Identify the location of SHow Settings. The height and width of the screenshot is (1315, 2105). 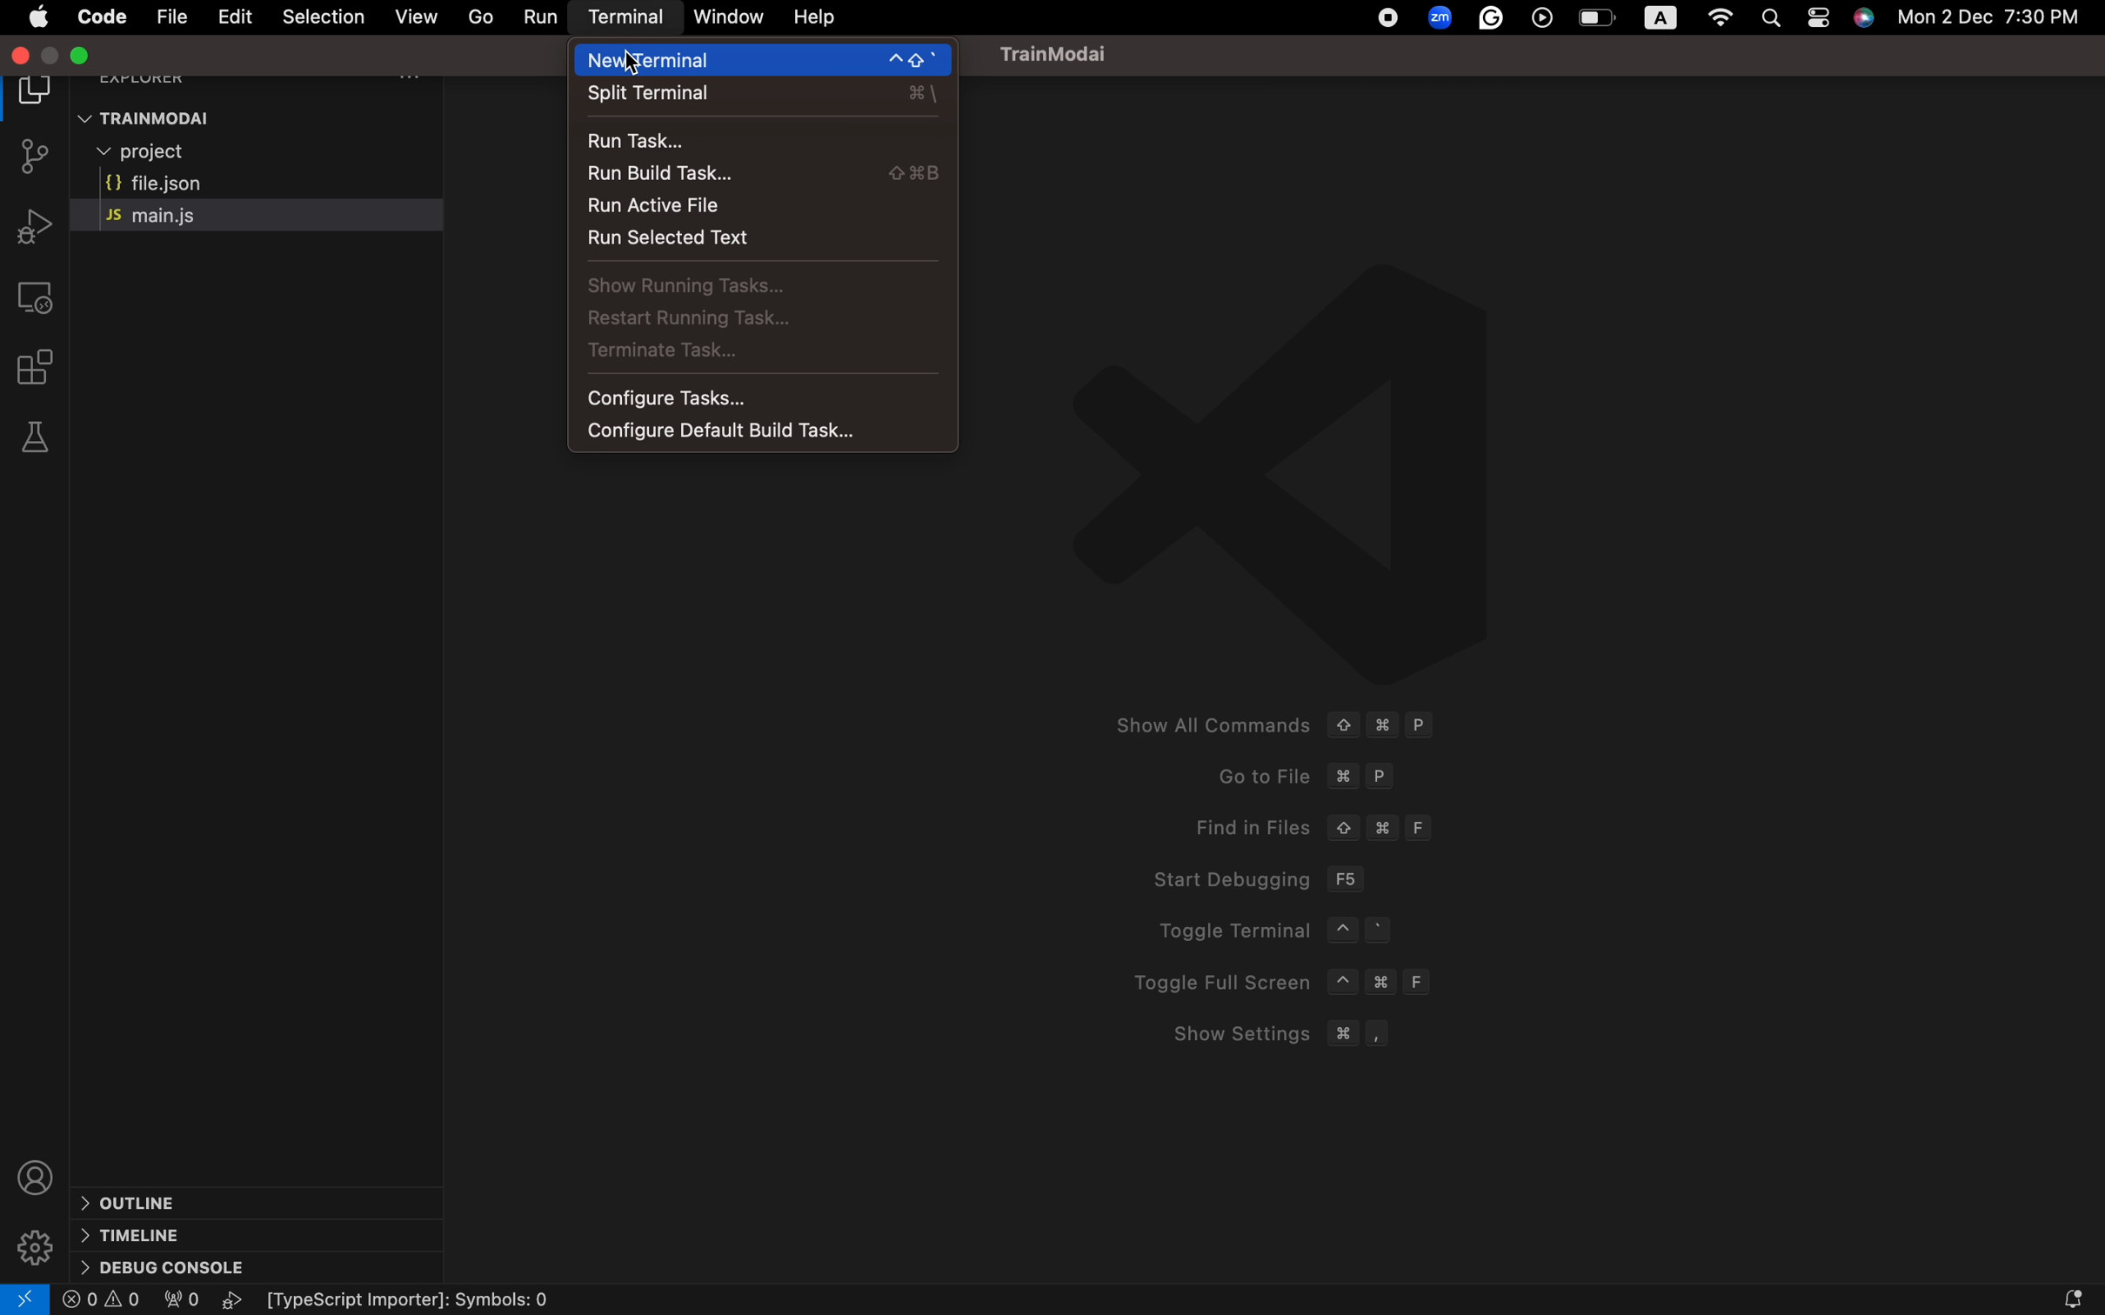
(1268, 1034).